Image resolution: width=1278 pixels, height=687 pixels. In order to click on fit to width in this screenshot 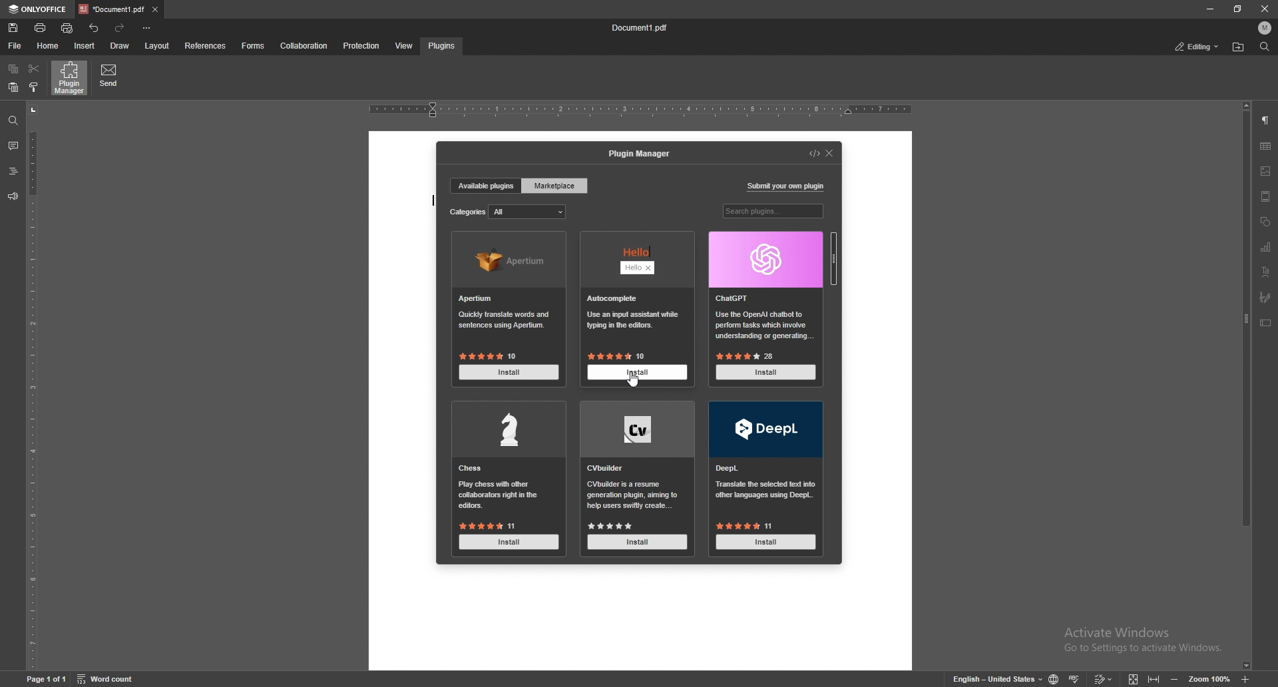, I will do `click(1154, 678)`.